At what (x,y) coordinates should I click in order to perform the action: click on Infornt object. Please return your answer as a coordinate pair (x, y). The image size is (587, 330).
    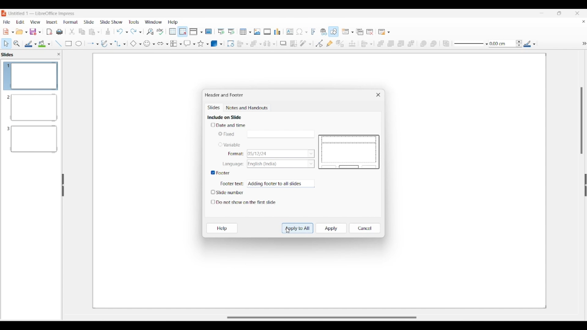
    Looking at the image, I should click on (423, 44).